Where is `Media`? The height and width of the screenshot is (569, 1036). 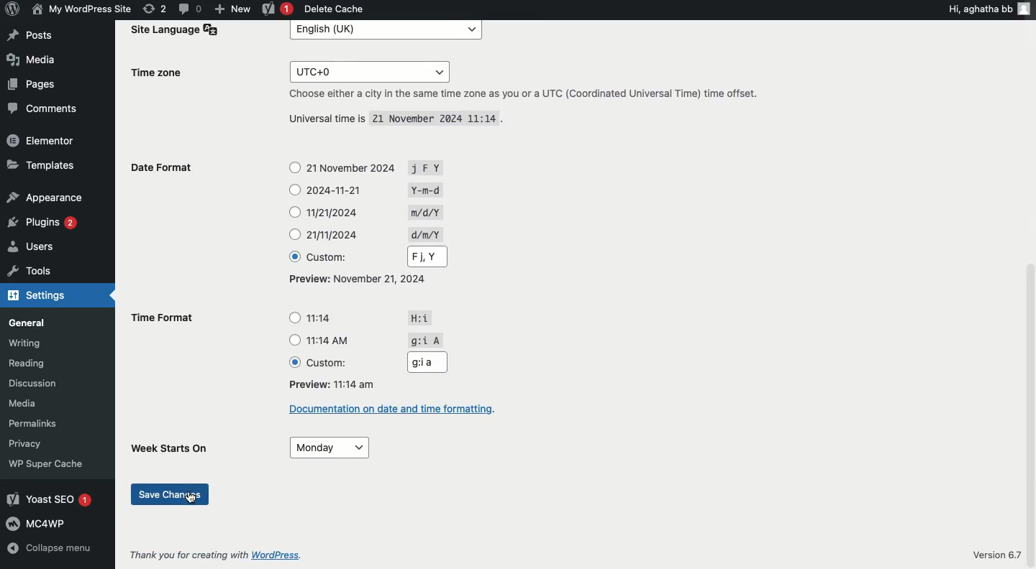
Media is located at coordinates (23, 404).